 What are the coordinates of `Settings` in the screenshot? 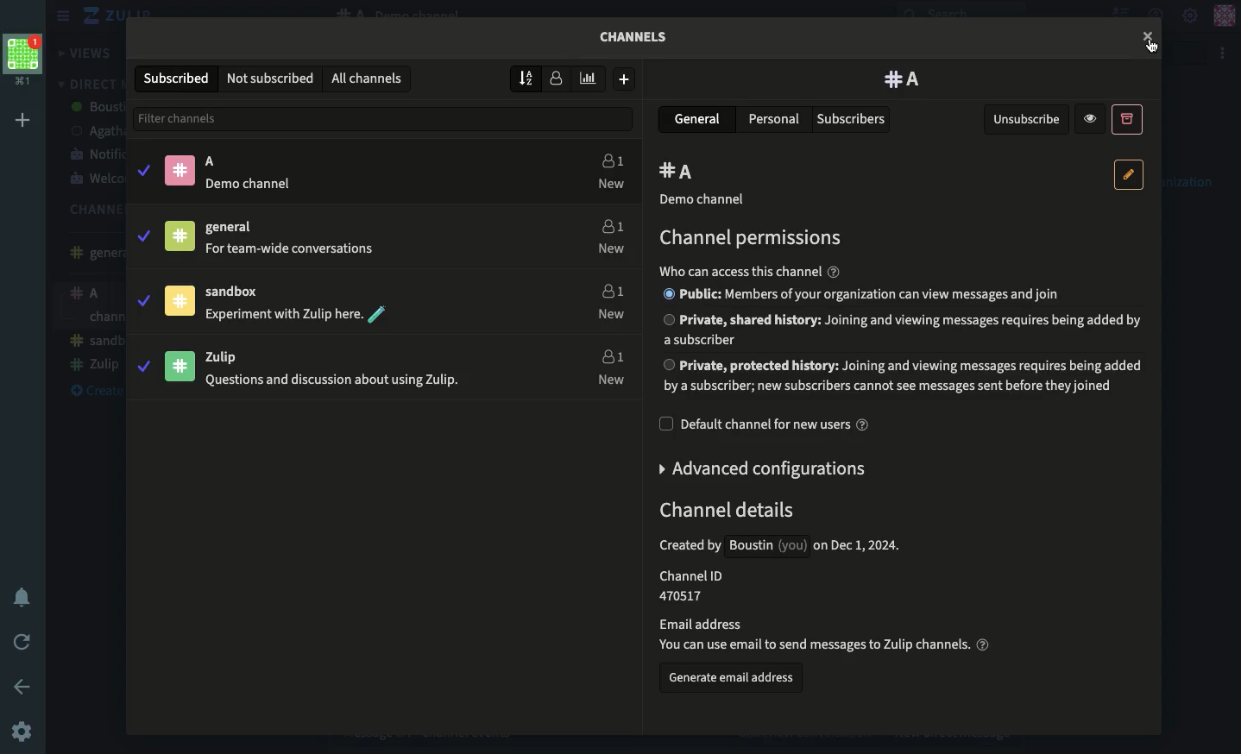 It's located at (22, 733).